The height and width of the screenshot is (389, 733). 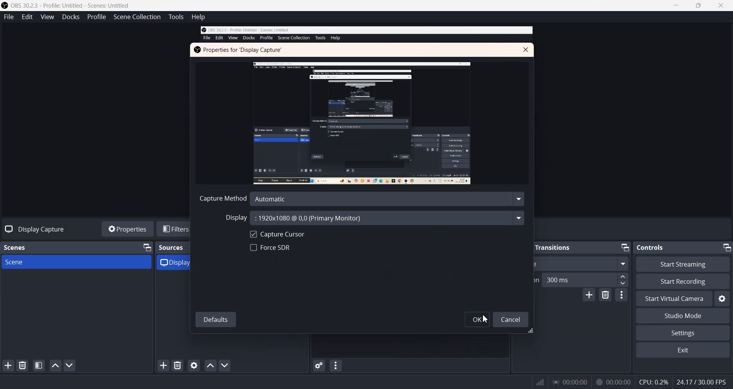 I want to click on Minimize, so click(x=726, y=247).